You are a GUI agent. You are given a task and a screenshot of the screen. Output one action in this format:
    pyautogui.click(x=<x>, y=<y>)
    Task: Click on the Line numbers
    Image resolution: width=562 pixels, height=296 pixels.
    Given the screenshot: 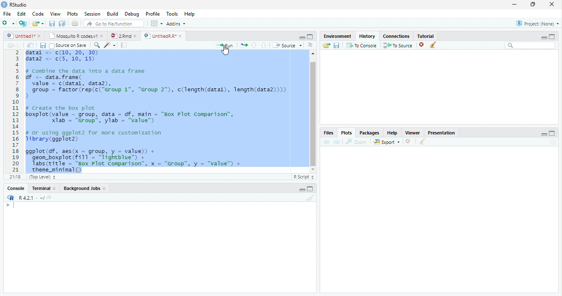 What is the action you would take?
    pyautogui.click(x=15, y=111)
    